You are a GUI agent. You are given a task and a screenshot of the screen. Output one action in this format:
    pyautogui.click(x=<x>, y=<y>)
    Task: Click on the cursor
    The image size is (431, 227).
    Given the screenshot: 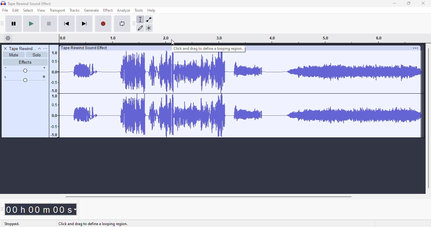 What is the action you would take?
    pyautogui.click(x=172, y=42)
    